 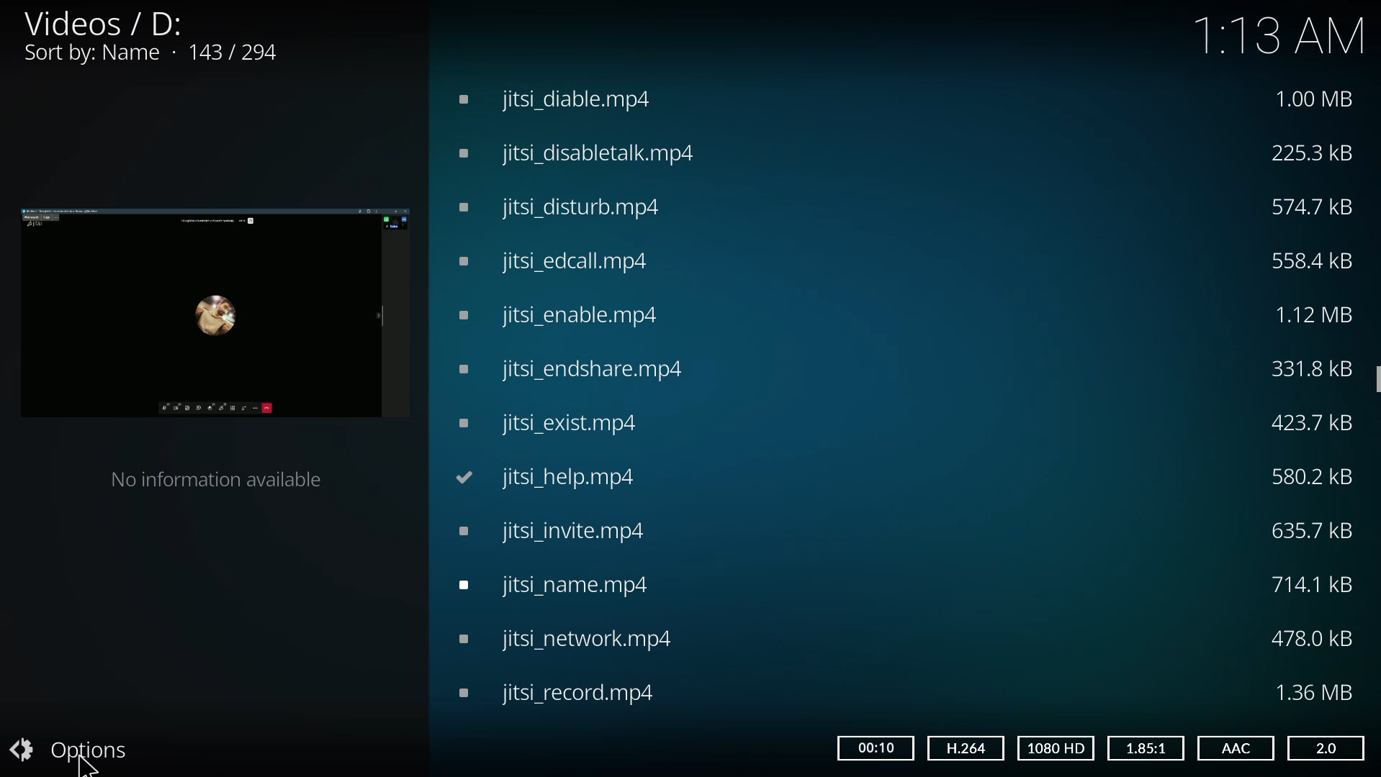 I want to click on video, so click(x=582, y=151).